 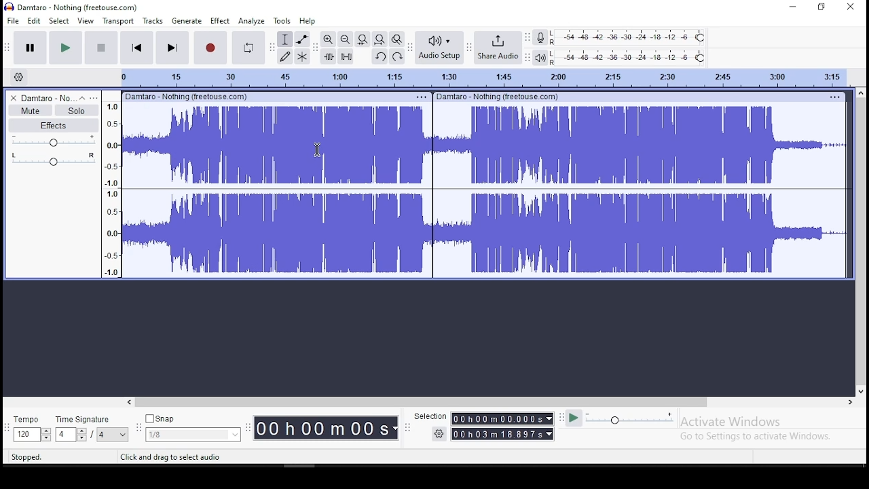 What do you see at coordinates (346, 39) in the screenshot?
I see `zoom out` at bounding box center [346, 39].